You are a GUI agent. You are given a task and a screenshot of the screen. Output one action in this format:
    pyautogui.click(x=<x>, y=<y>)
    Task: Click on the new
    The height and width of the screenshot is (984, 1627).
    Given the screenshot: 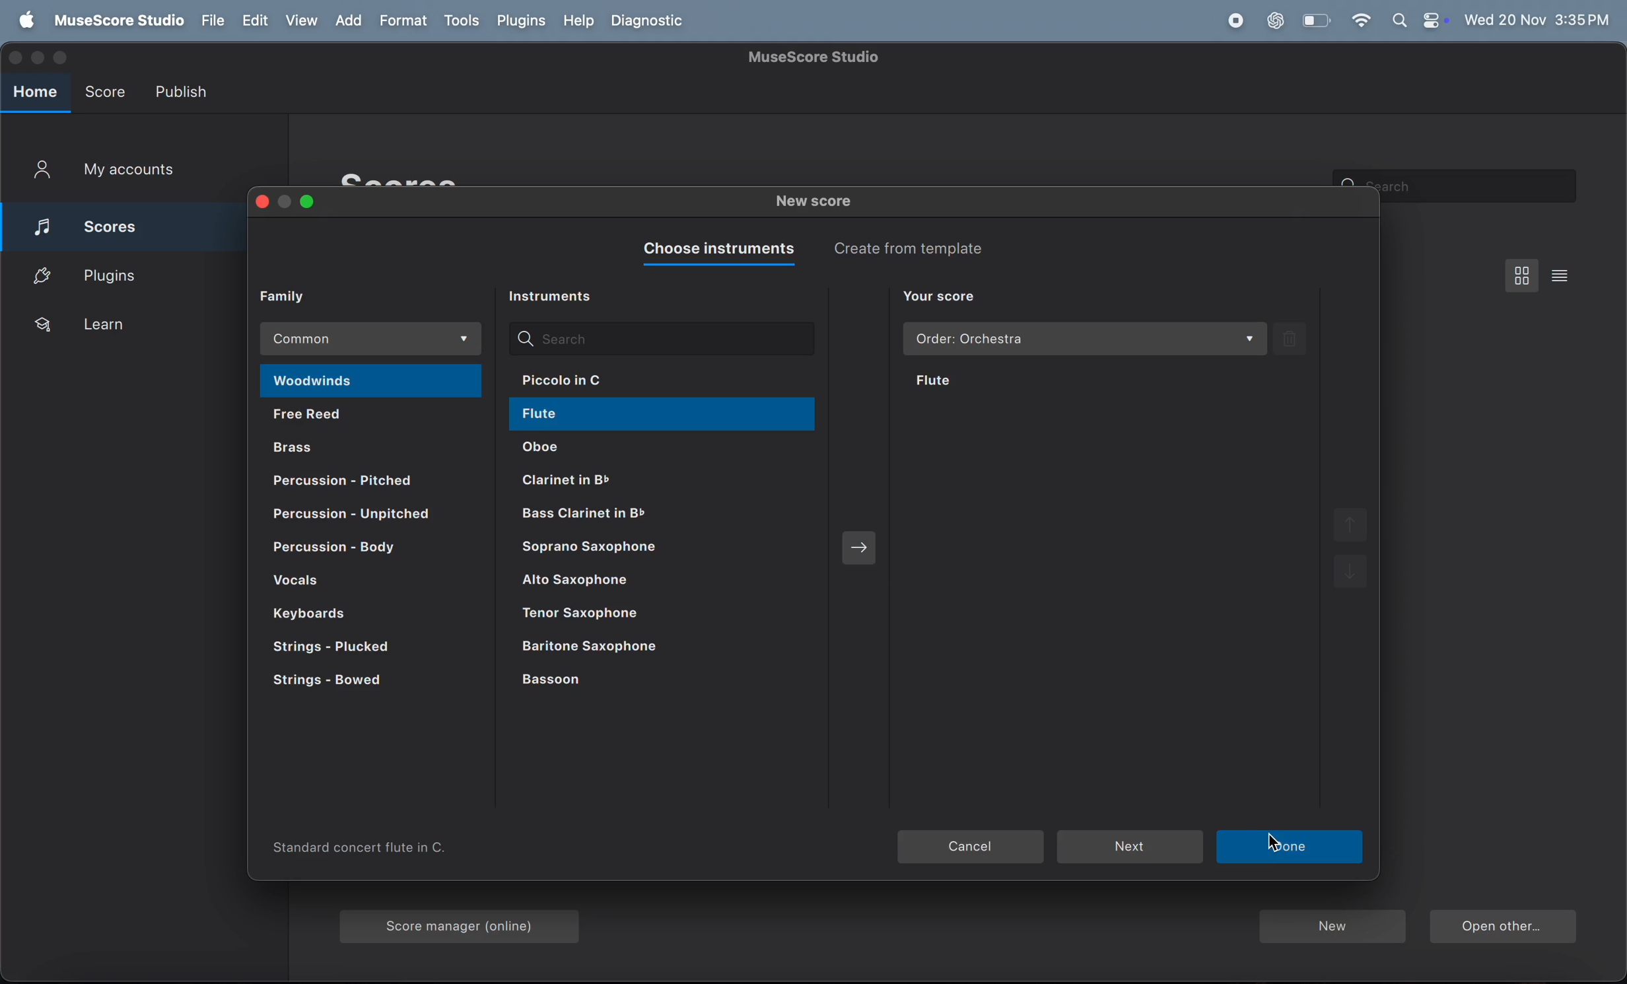 What is the action you would take?
    pyautogui.click(x=1331, y=928)
    